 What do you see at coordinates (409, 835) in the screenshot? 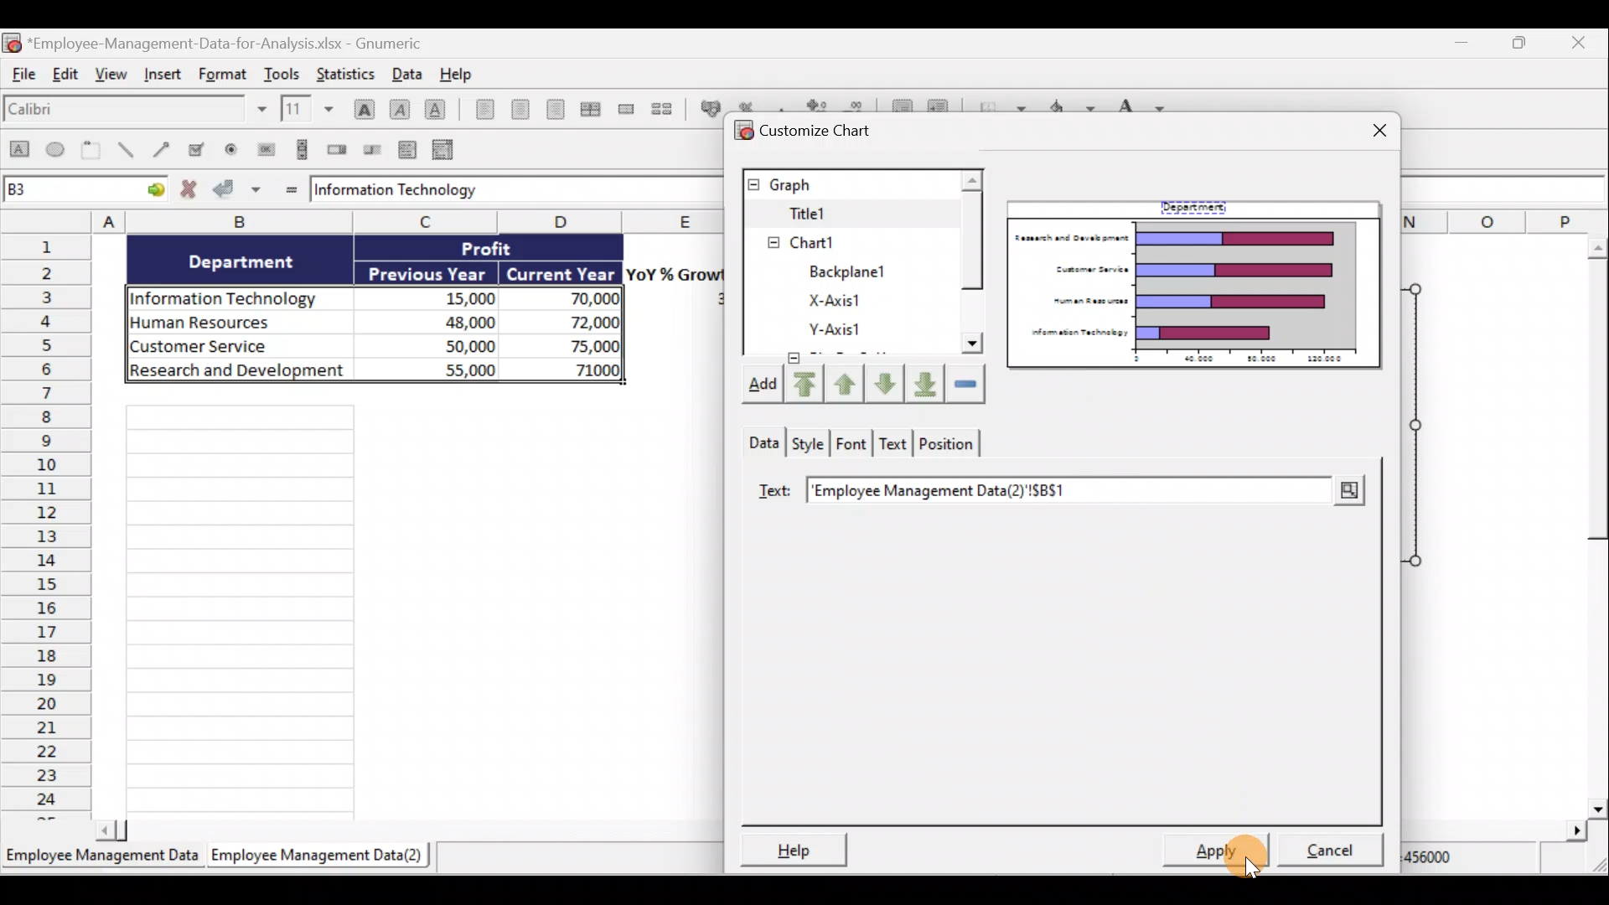
I see `Scroll bar` at bounding box center [409, 835].